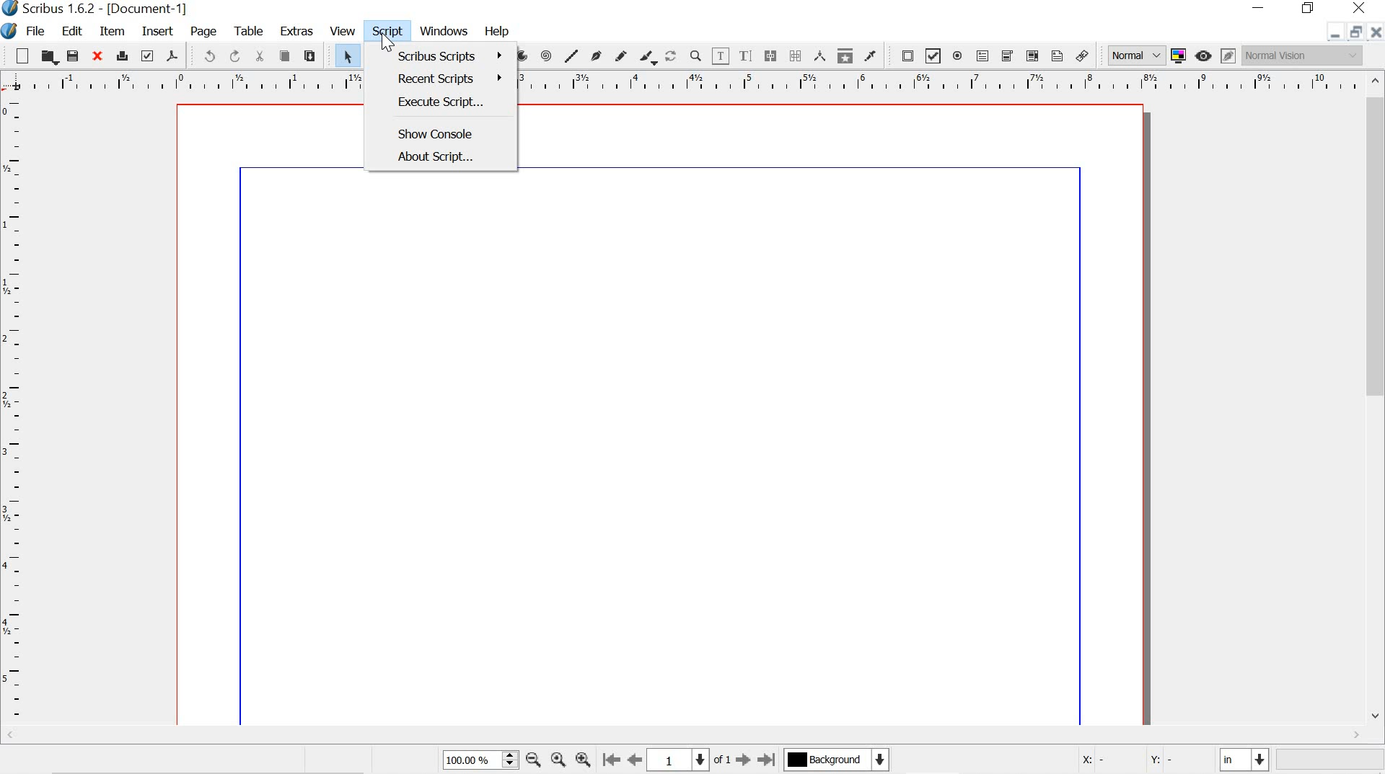 The height and width of the screenshot is (774, 1385). I want to click on restore down, so click(1358, 31).